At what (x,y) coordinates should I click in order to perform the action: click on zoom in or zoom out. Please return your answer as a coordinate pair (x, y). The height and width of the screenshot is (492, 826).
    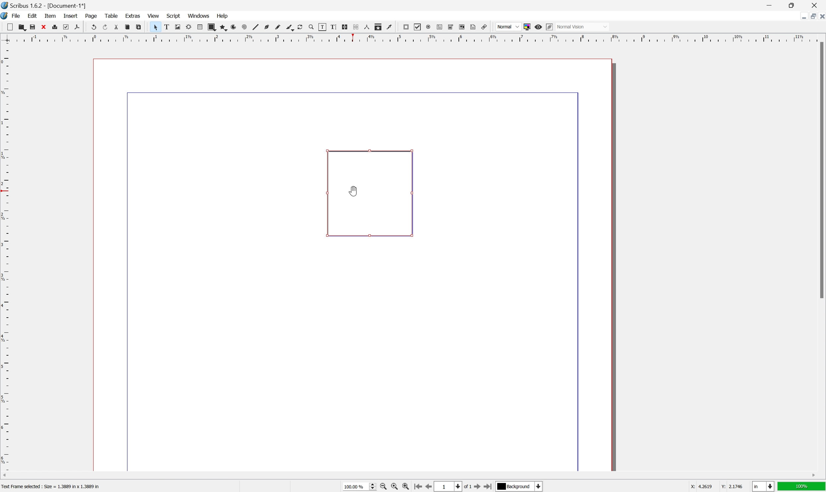
    Looking at the image, I should click on (311, 27).